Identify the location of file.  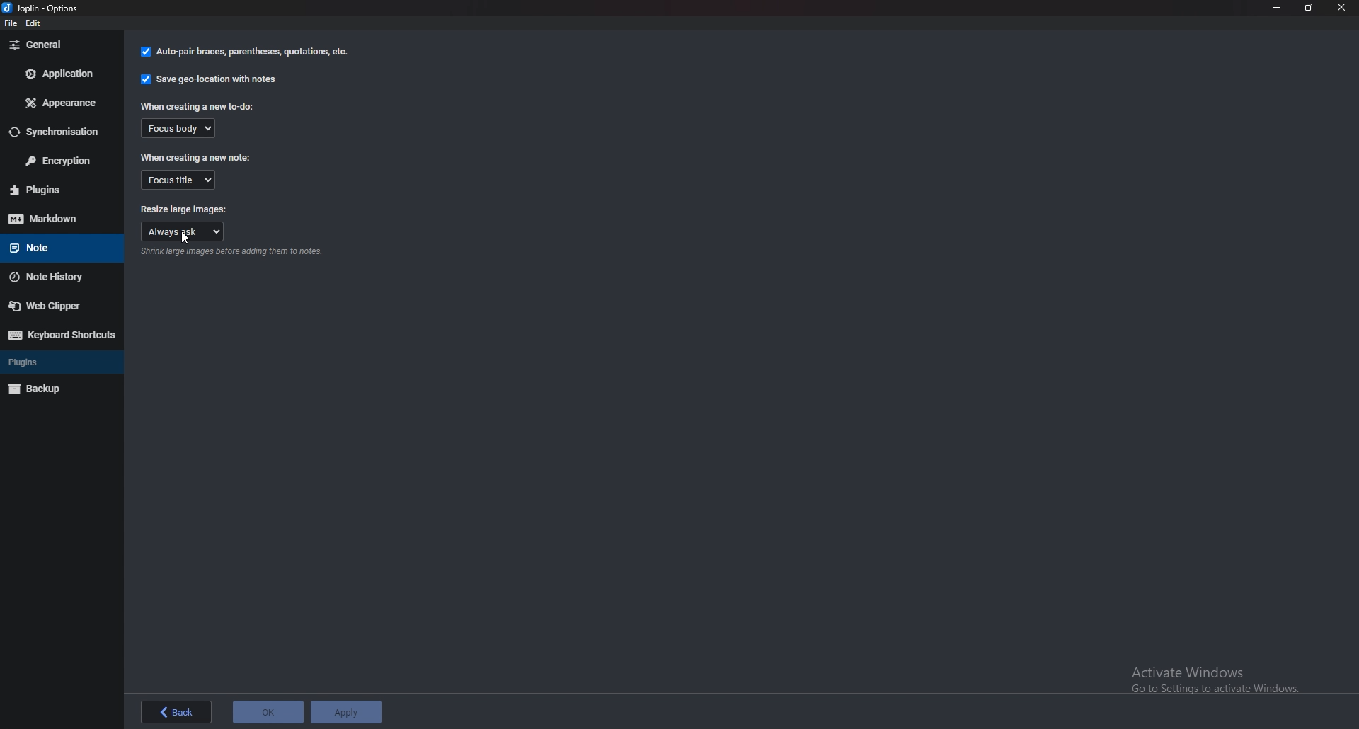
(13, 26).